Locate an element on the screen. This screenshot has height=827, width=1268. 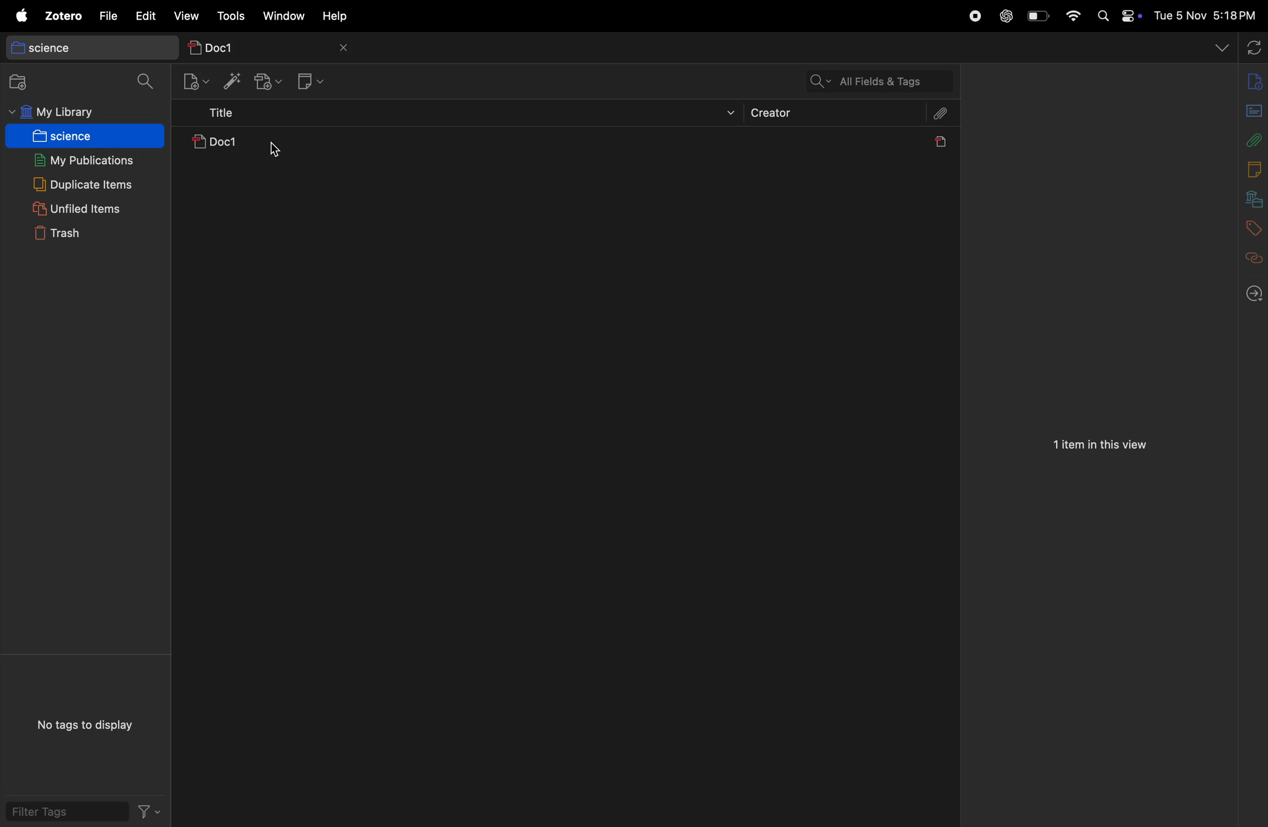
new collection is located at coordinates (24, 82).